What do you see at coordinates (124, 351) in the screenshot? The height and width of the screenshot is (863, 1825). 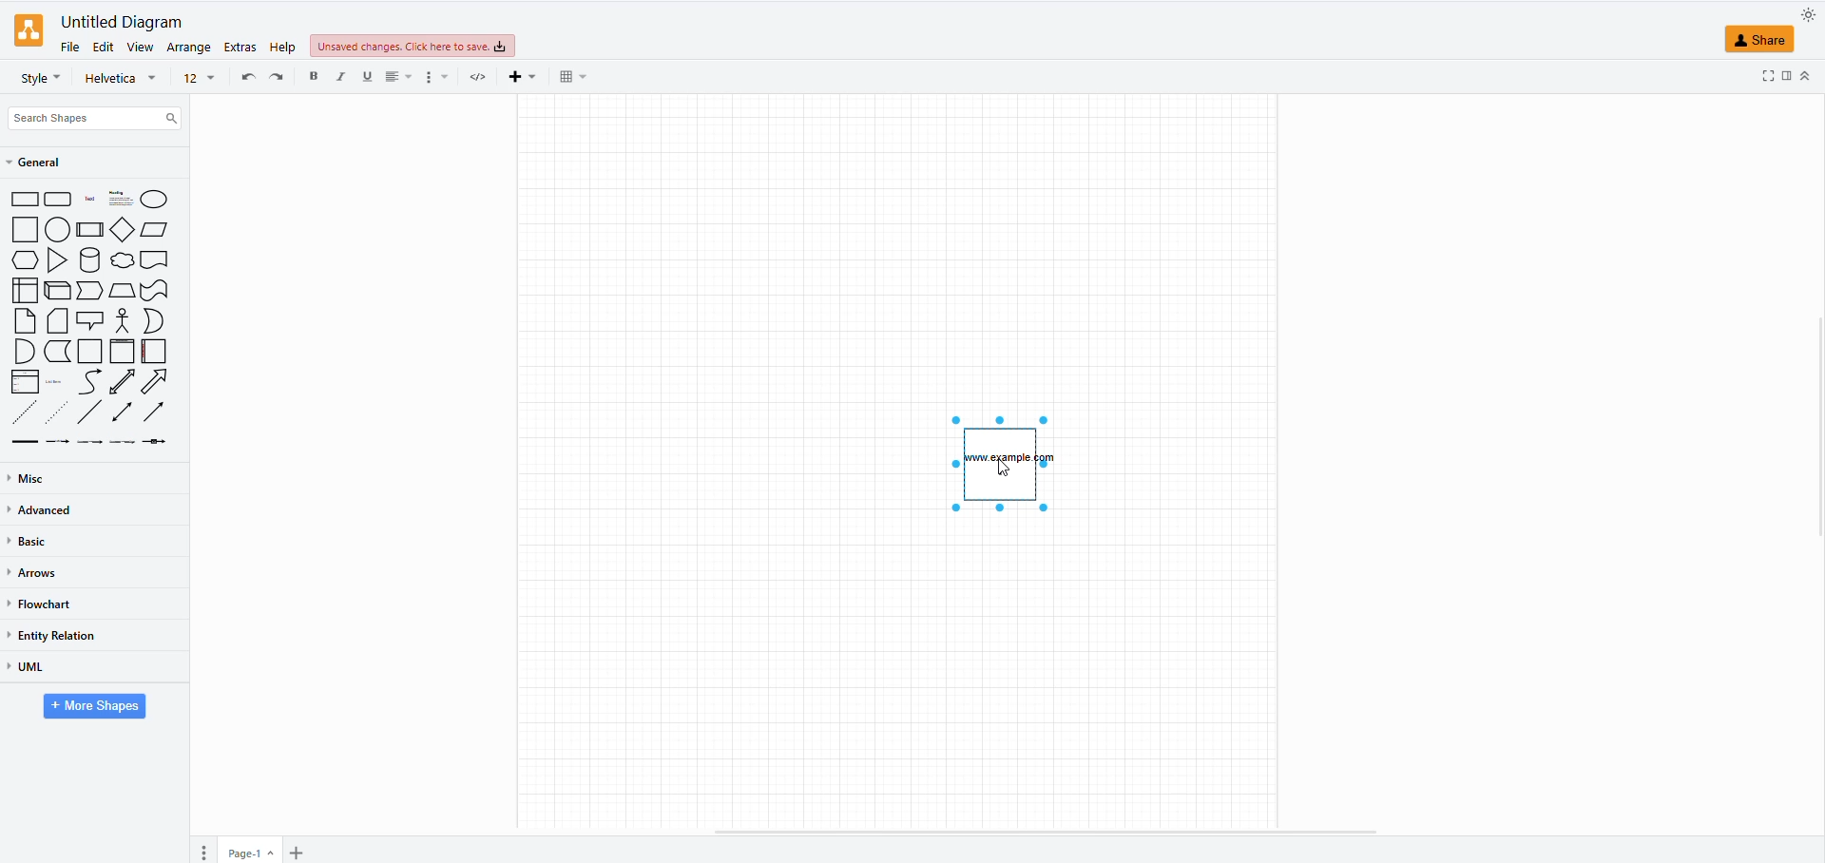 I see `vertical container` at bounding box center [124, 351].